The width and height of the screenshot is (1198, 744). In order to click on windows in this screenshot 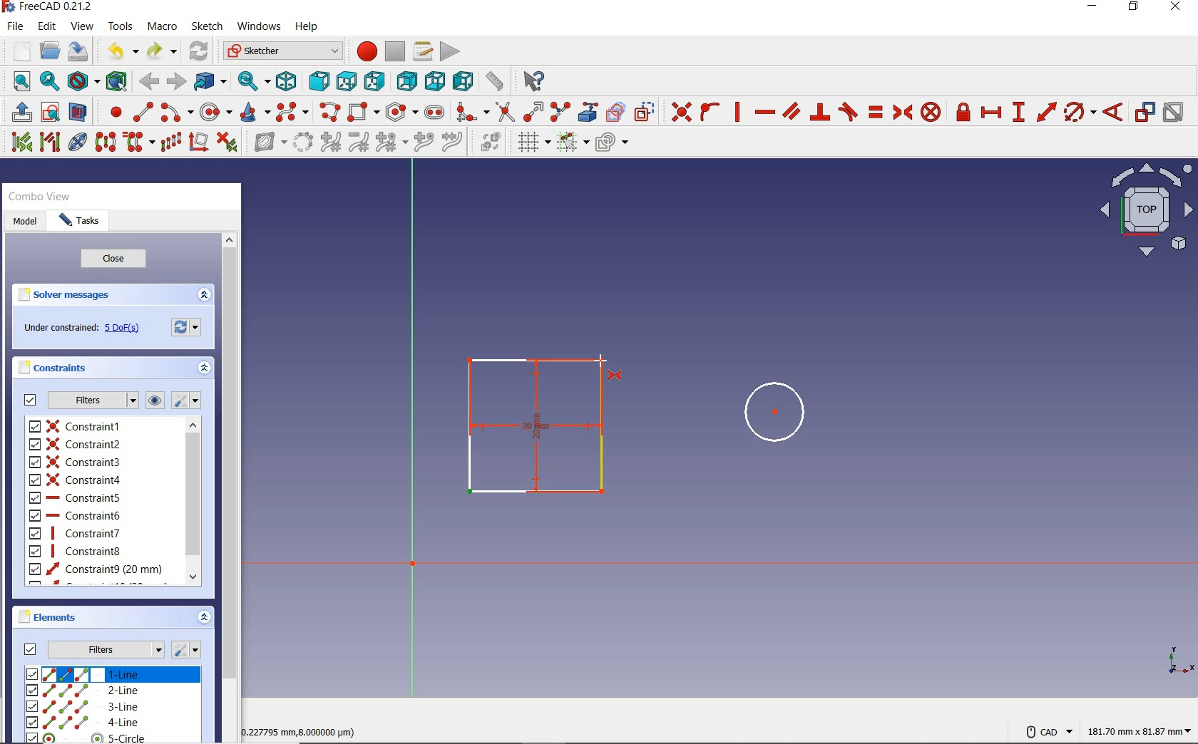, I will do `click(260, 26)`.